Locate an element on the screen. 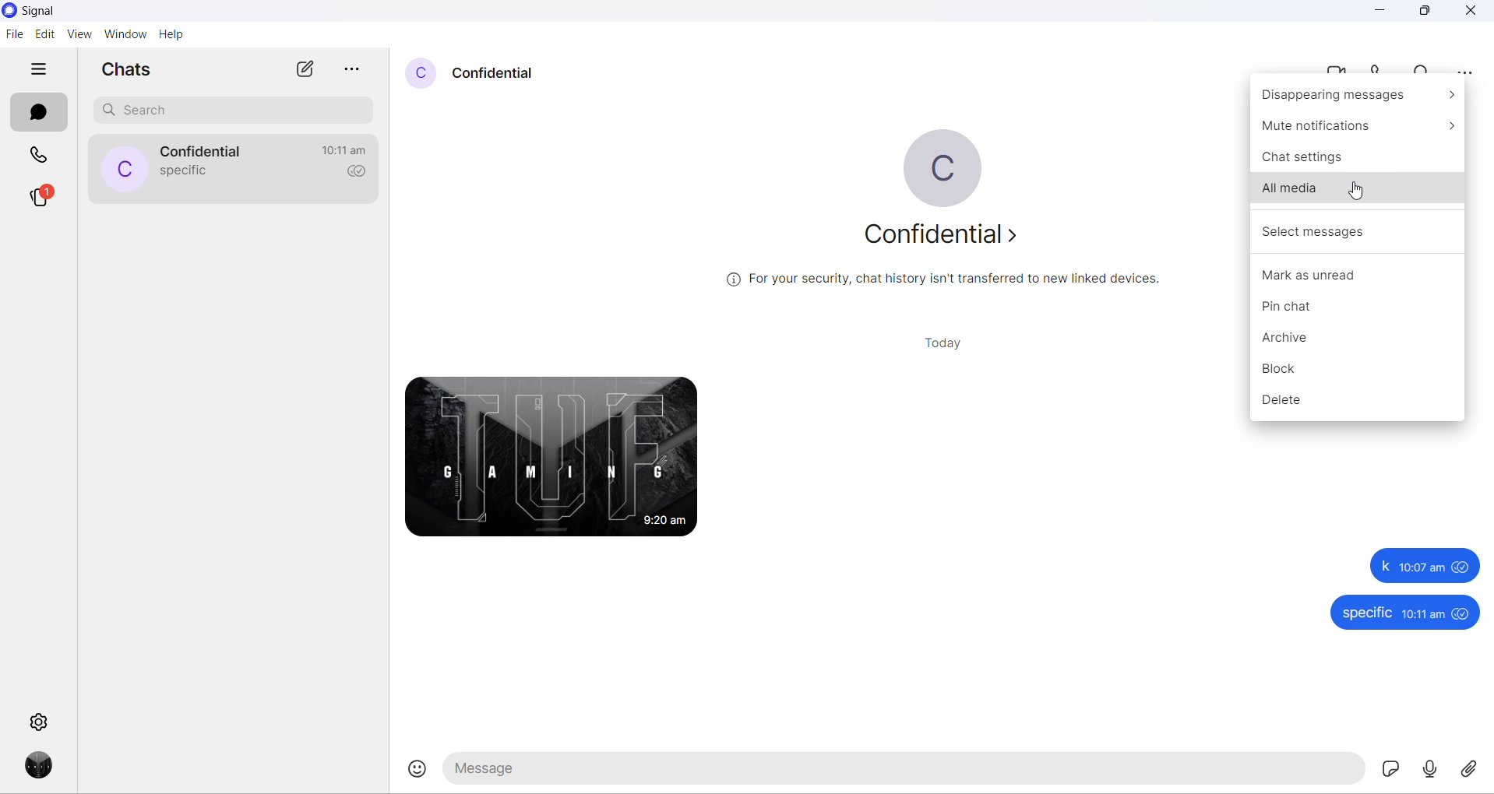 The image size is (1494, 794). about contacts is located at coordinates (946, 234).